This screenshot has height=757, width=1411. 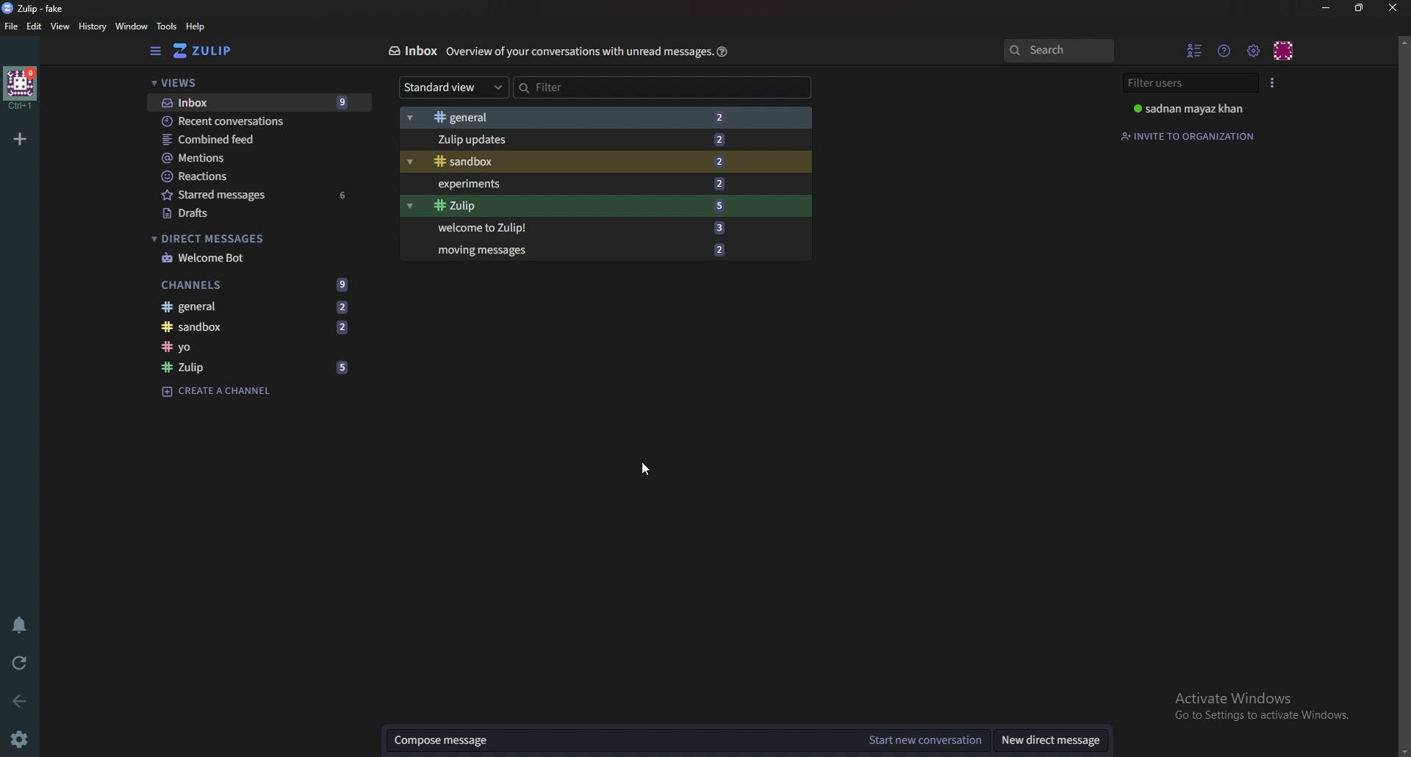 What do you see at coordinates (580, 184) in the screenshot?
I see `Experiments` at bounding box center [580, 184].